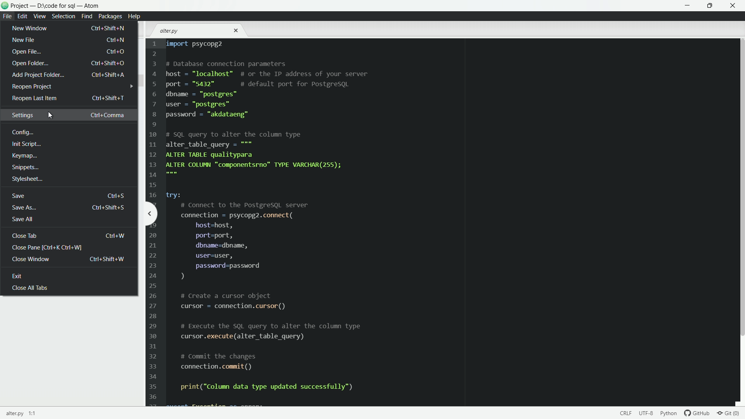 This screenshot has width=745, height=419. Describe the element at coordinates (68, 75) in the screenshot. I see `add project folder` at that location.